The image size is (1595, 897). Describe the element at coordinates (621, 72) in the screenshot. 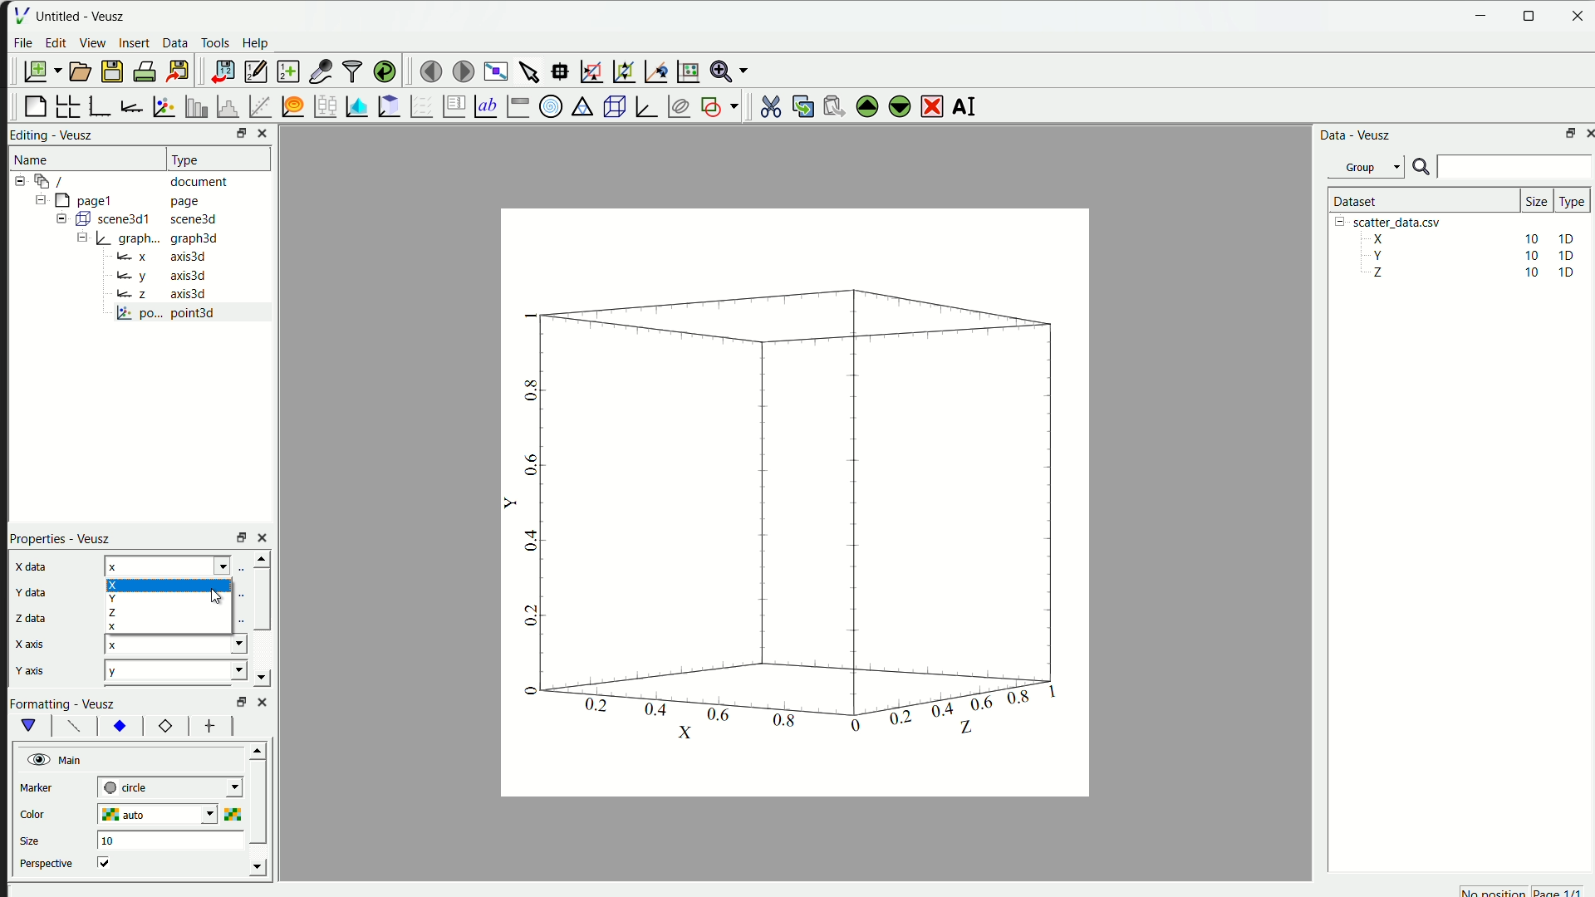

I see `zoom out graph axes` at that location.